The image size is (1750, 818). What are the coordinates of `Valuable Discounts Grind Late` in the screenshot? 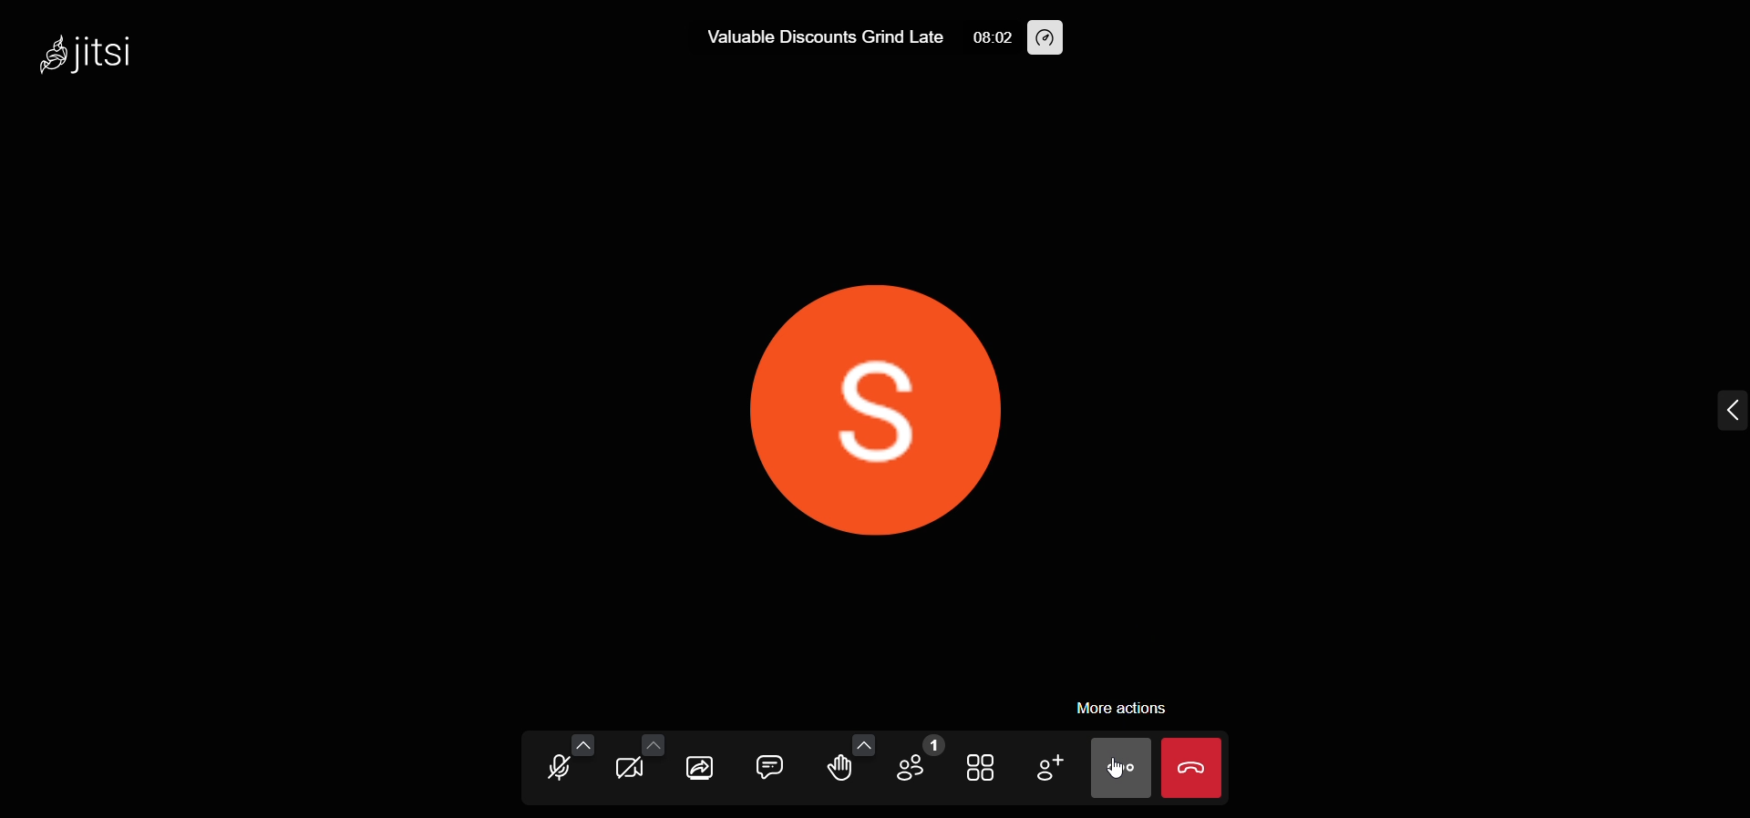 It's located at (814, 42).